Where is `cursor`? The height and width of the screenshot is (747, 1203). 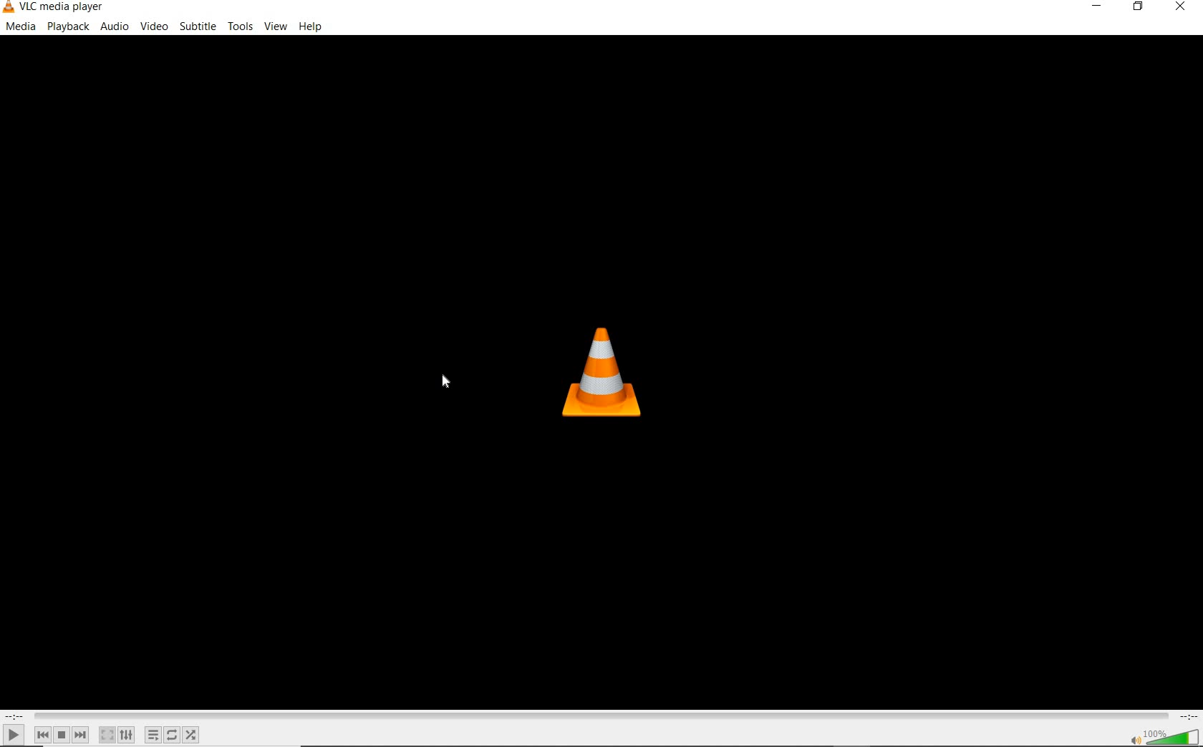
cursor is located at coordinates (446, 381).